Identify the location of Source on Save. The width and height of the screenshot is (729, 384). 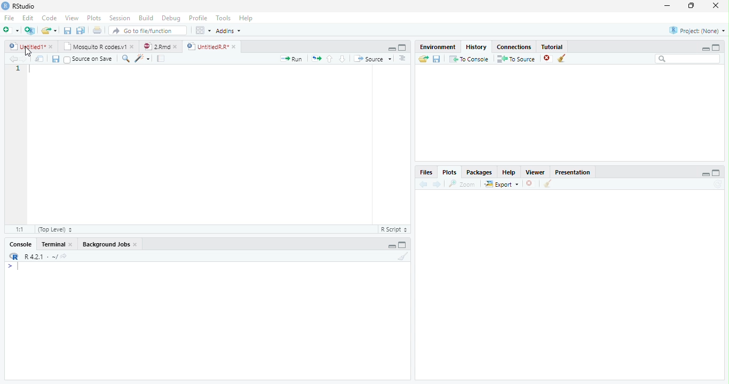
(87, 59).